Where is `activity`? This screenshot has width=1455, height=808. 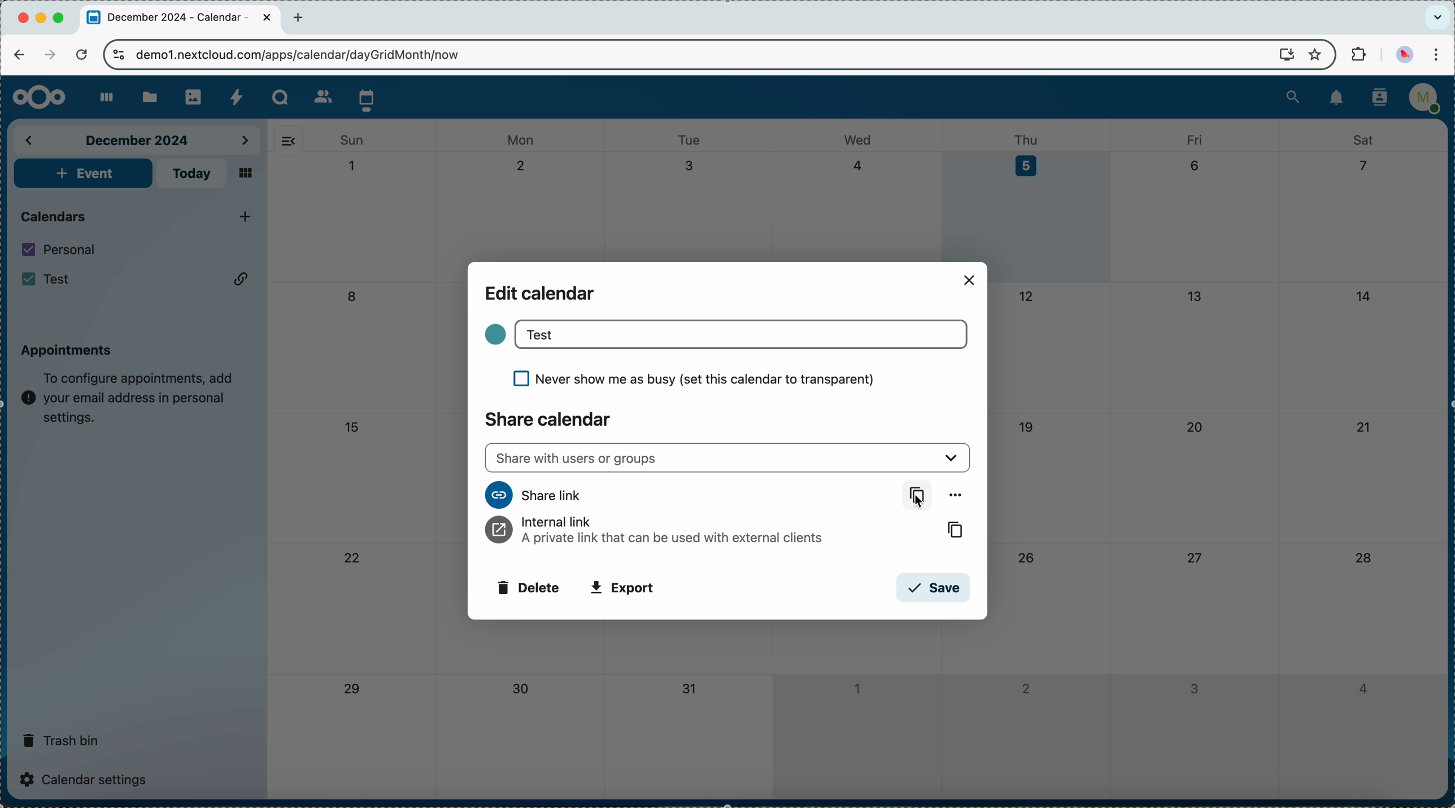 activity is located at coordinates (237, 97).